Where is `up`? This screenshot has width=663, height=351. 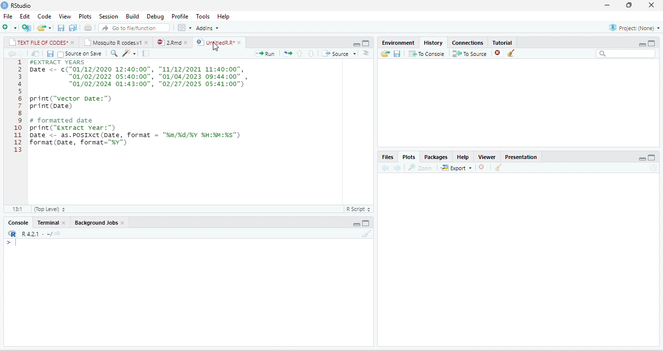 up is located at coordinates (299, 53).